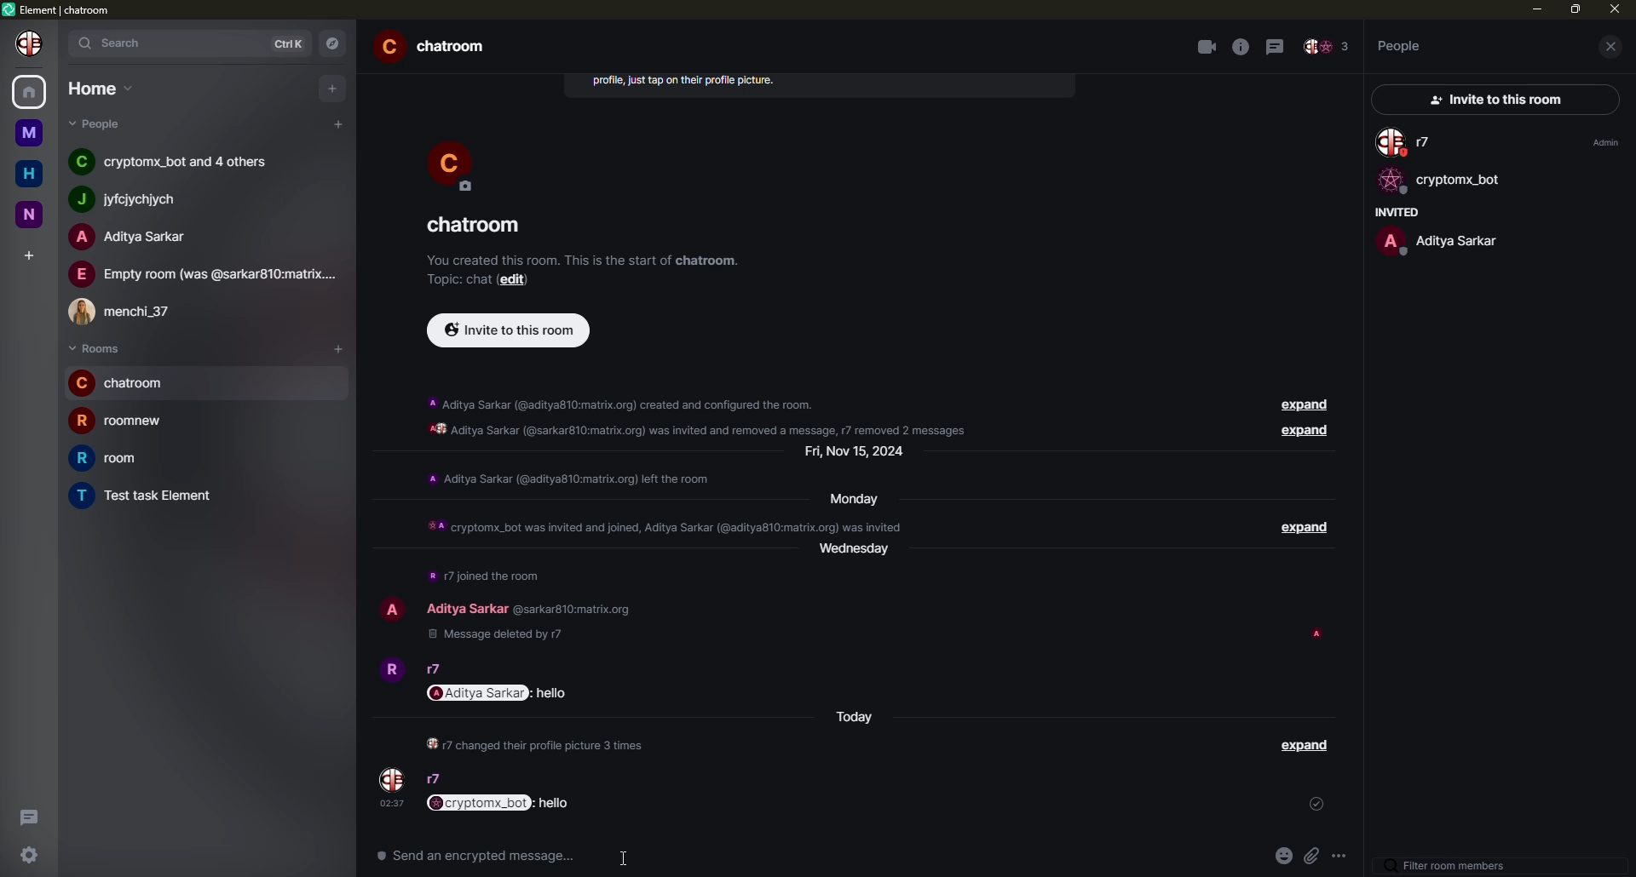 This screenshot has height=877, width=1636. I want to click on send, so click(1339, 856).